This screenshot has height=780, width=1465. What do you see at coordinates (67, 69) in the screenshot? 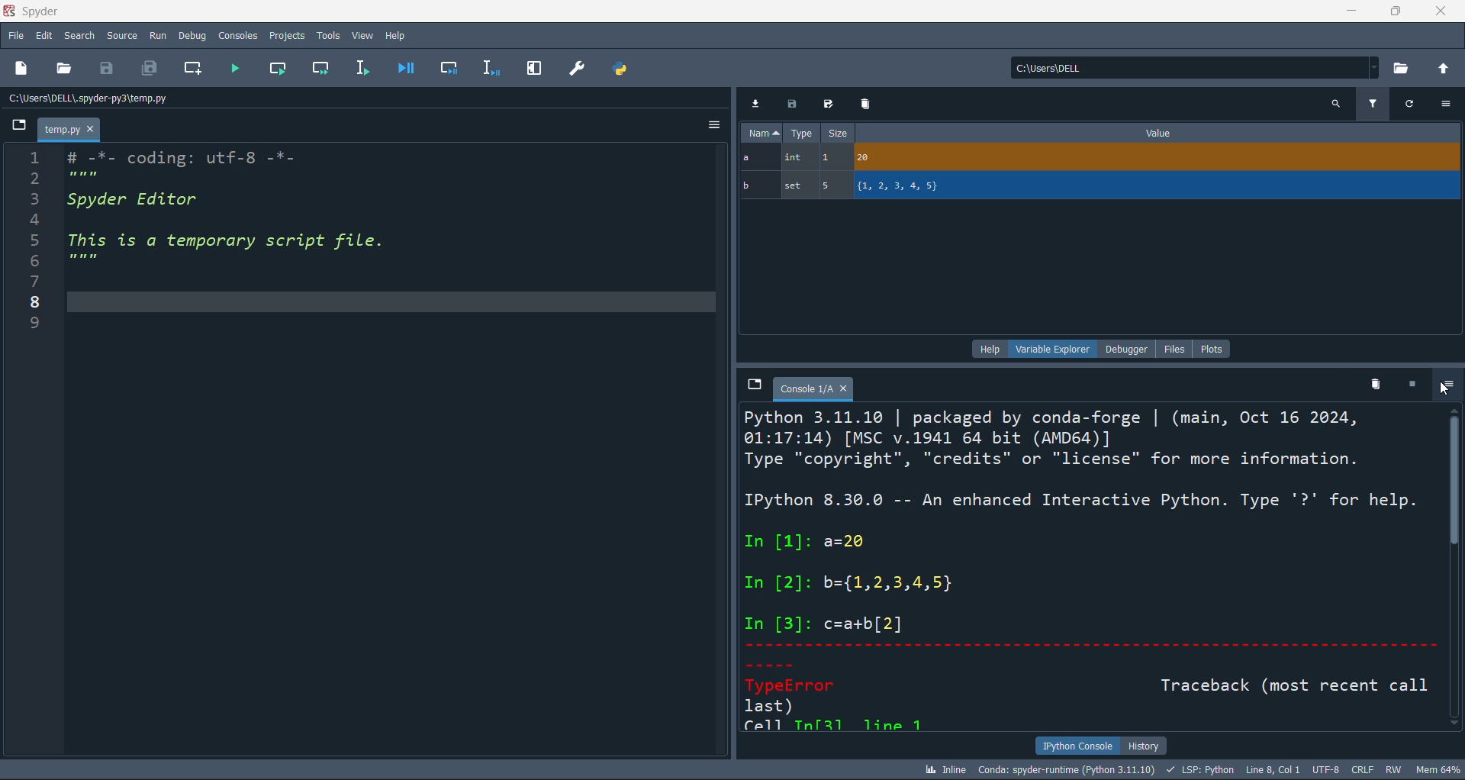
I see `open file` at bounding box center [67, 69].